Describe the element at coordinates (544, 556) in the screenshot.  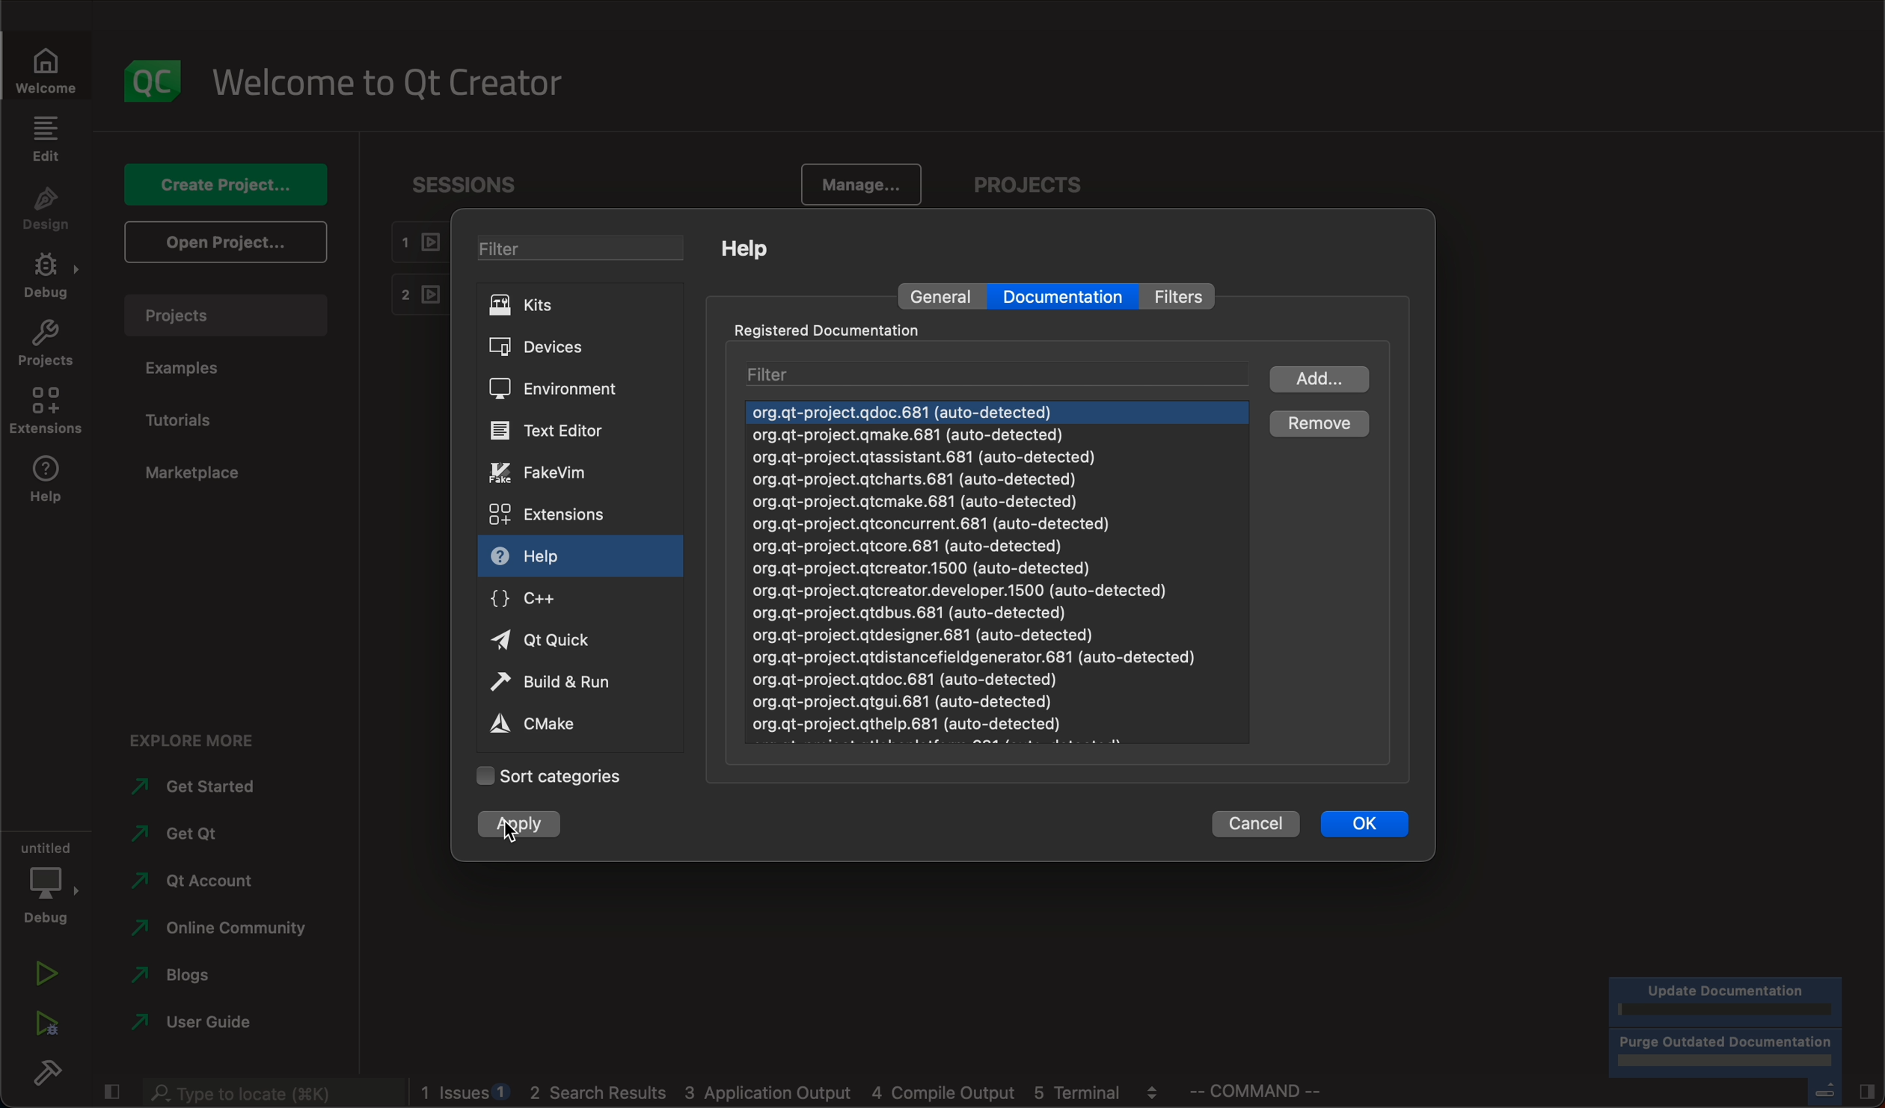
I see `help` at that location.